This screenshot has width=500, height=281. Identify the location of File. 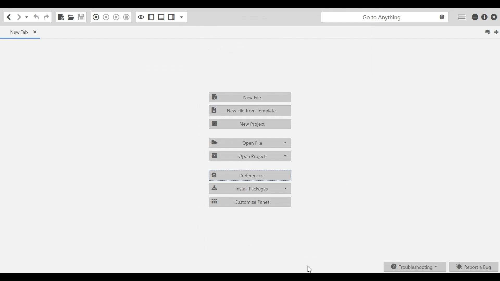
(251, 97).